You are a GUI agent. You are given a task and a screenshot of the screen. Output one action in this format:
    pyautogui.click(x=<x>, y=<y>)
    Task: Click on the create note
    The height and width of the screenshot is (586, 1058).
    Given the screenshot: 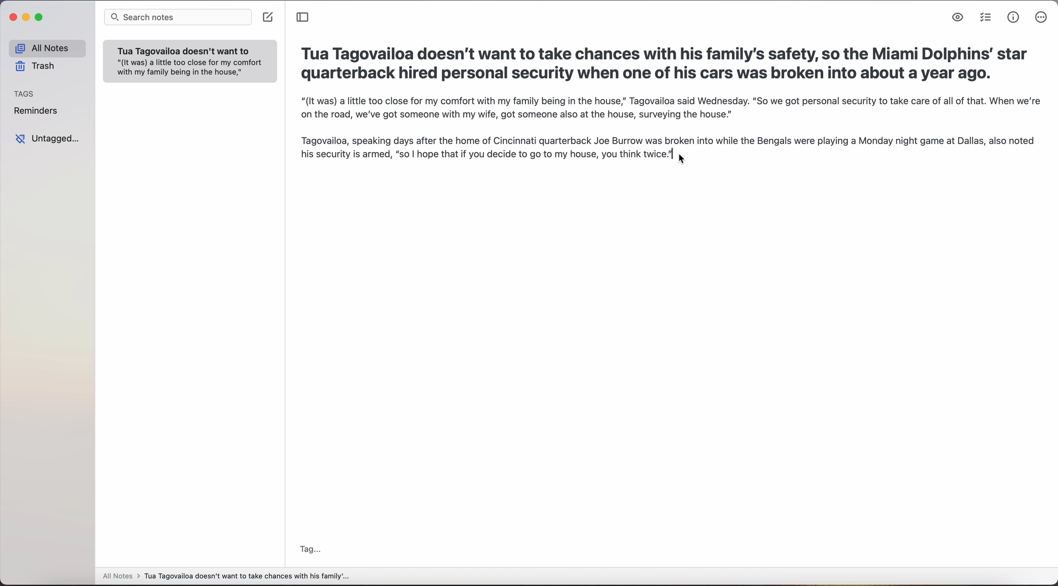 What is the action you would take?
    pyautogui.click(x=269, y=18)
    